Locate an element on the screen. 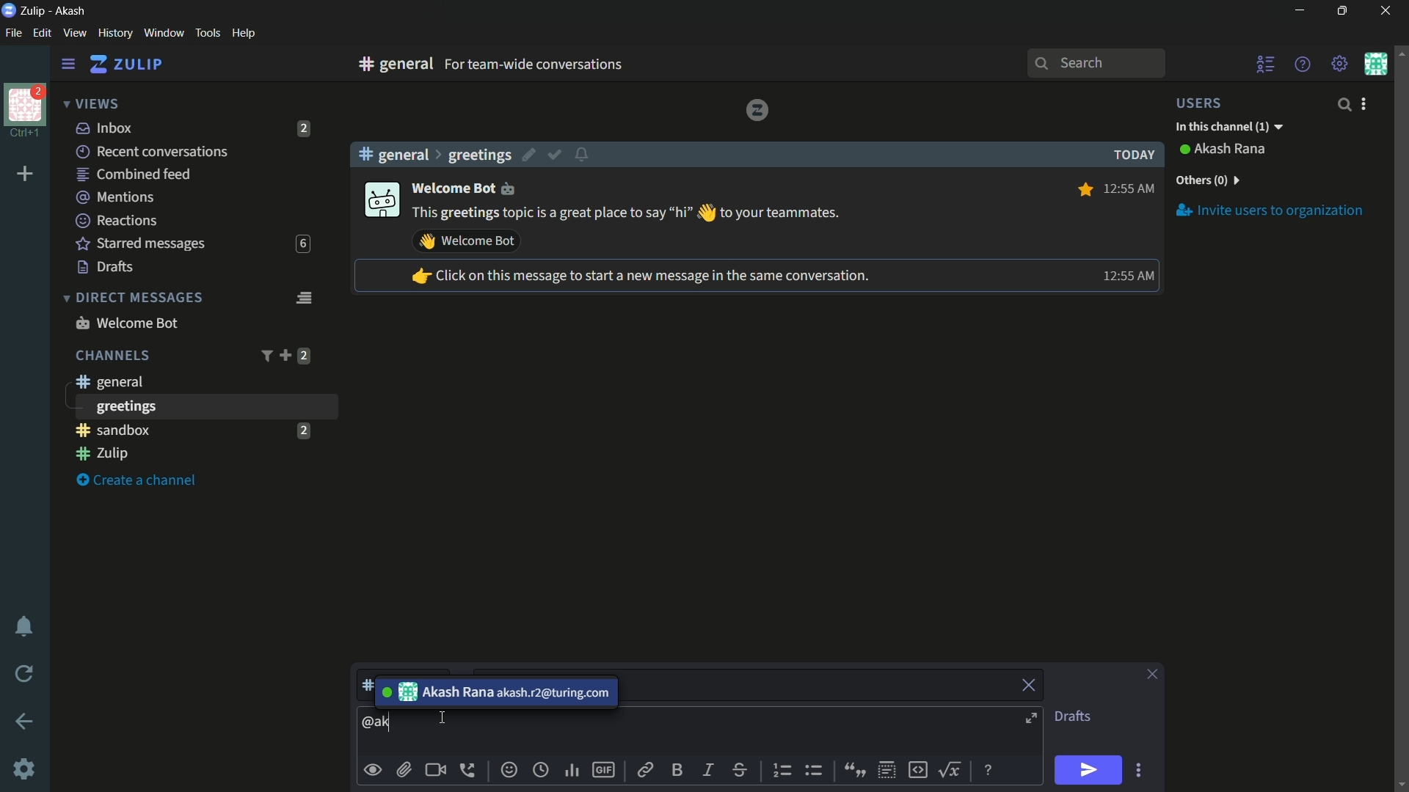 The image size is (1409, 792). bold is located at coordinates (678, 769).